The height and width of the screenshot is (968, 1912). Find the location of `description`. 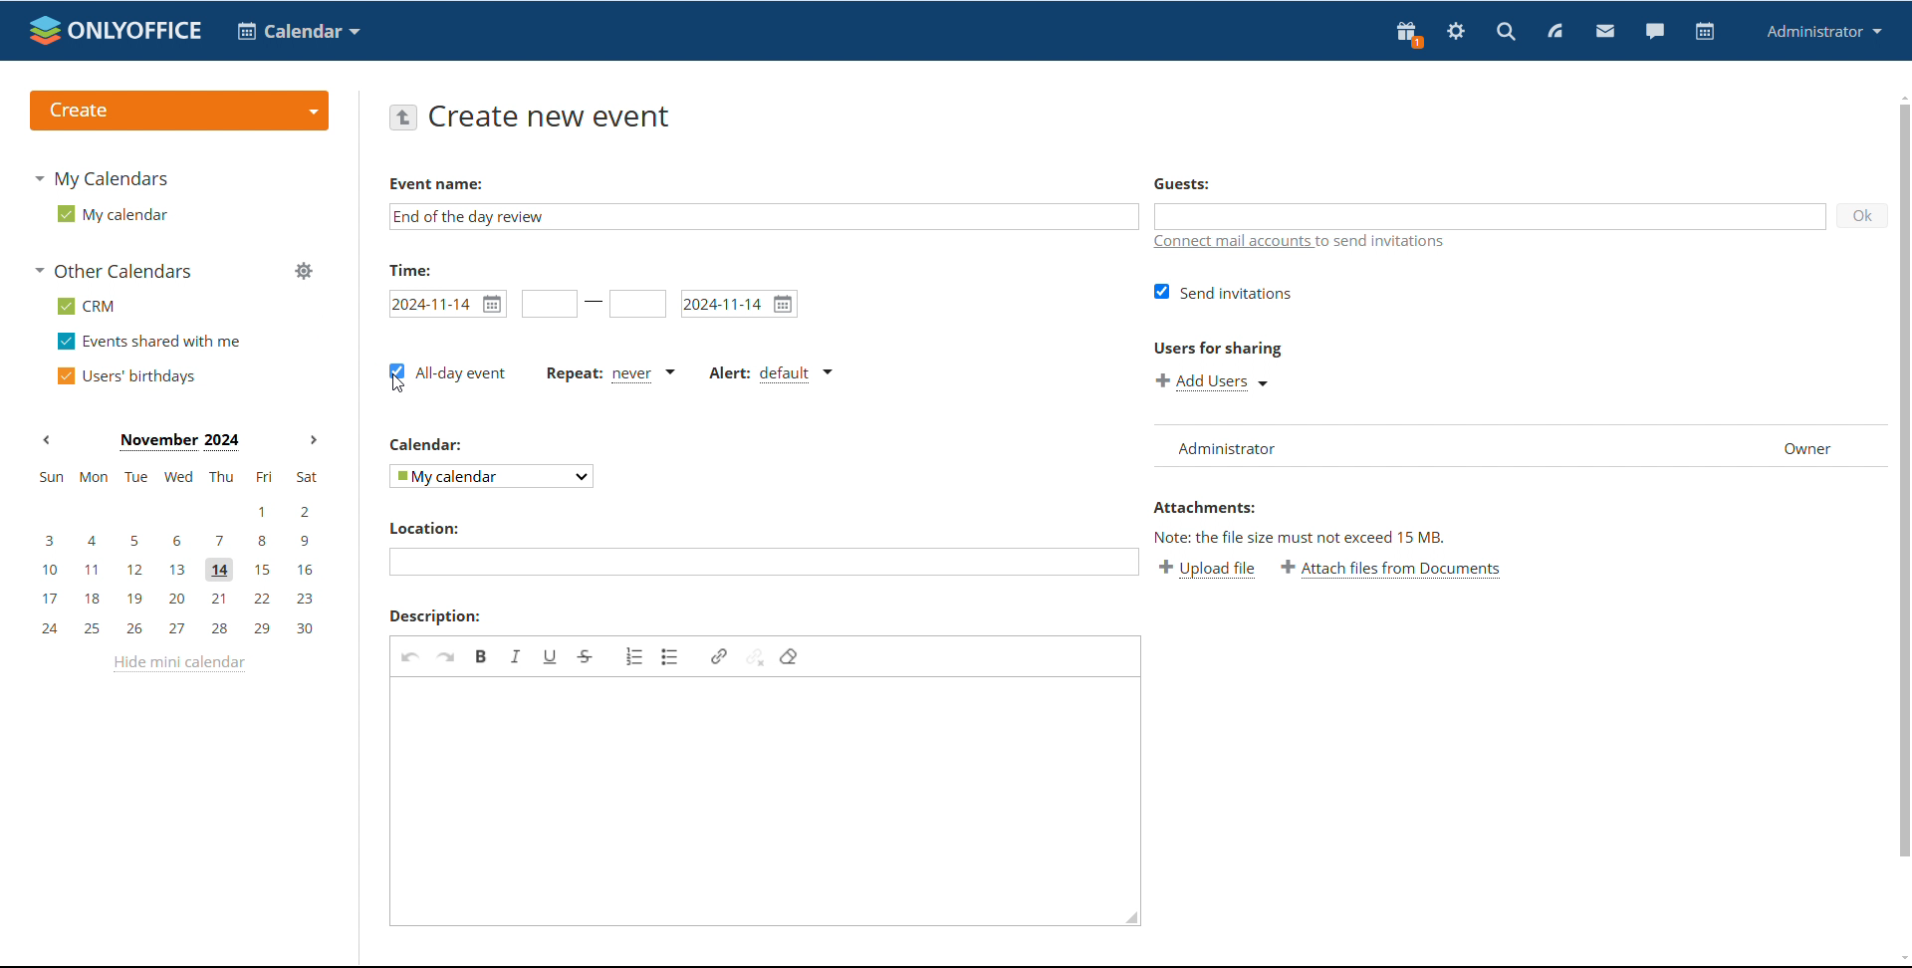

description is located at coordinates (435, 616).